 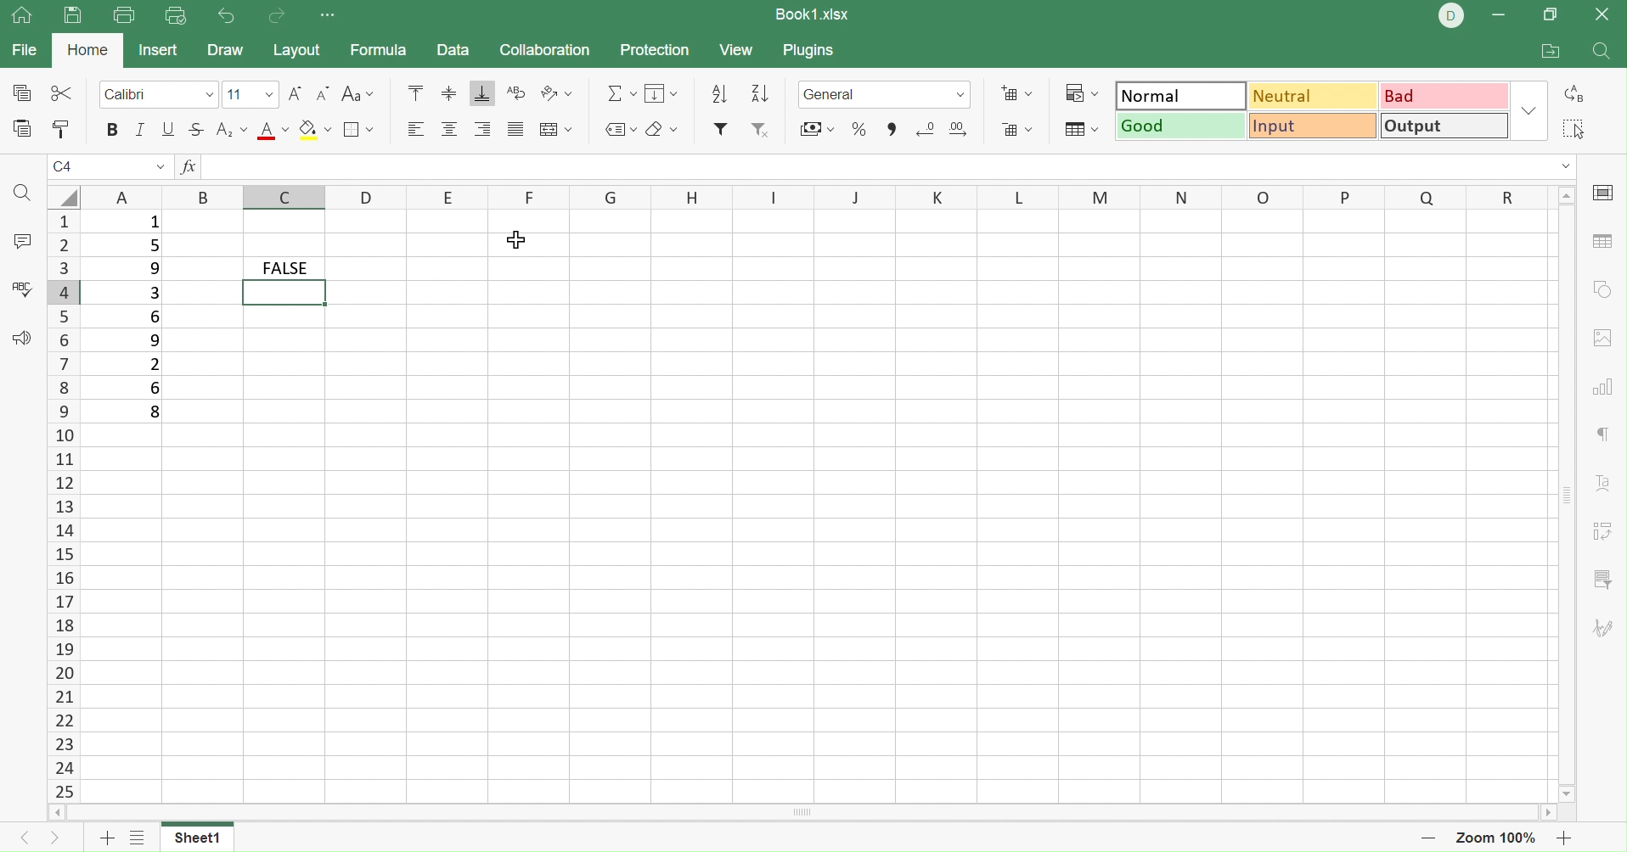 I want to click on Sort descending, so click(x=723, y=94).